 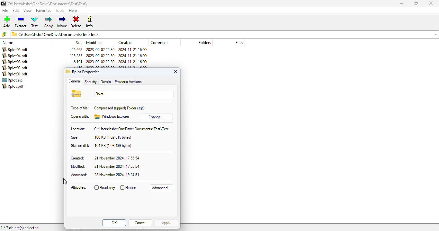 I want to click on close, so click(x=175, y=72).